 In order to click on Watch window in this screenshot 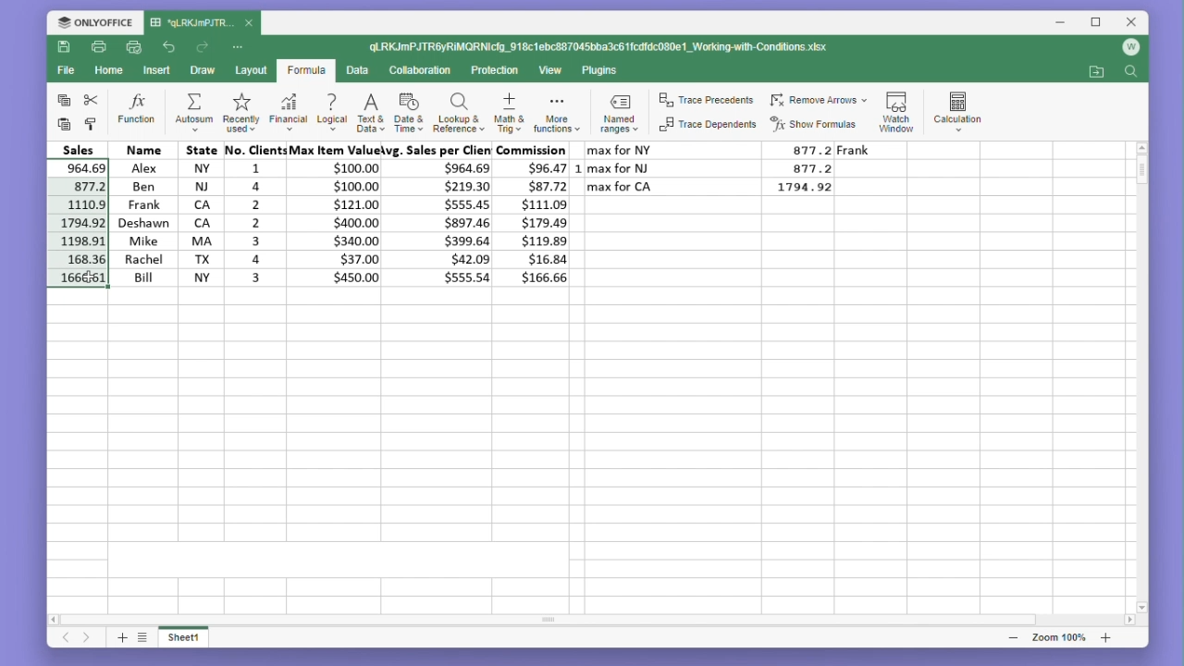, I will do `click(897, 109)`.